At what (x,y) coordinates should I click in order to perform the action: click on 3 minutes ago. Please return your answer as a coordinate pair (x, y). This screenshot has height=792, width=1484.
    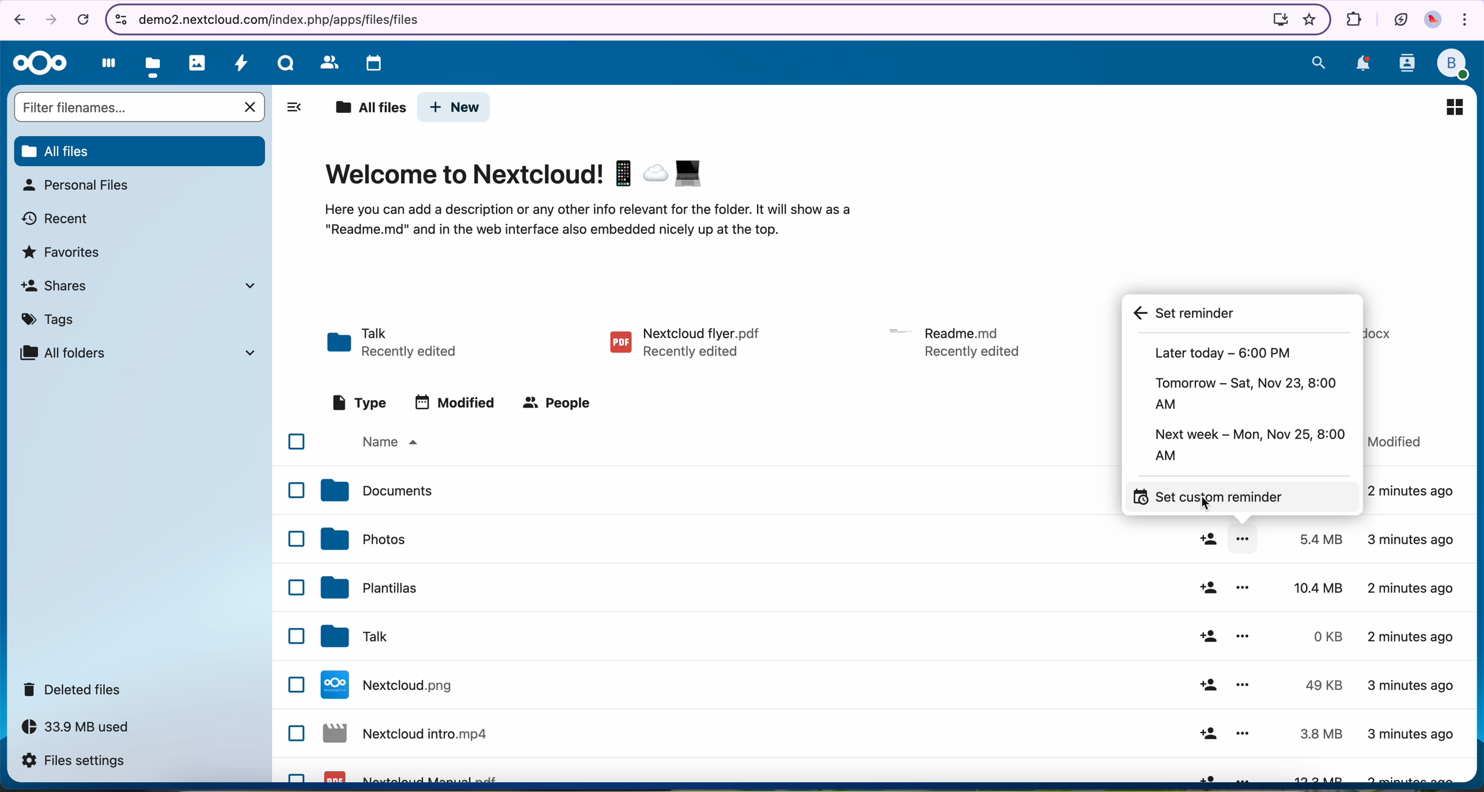
    Looking at the image, I should click on (1411, 539).